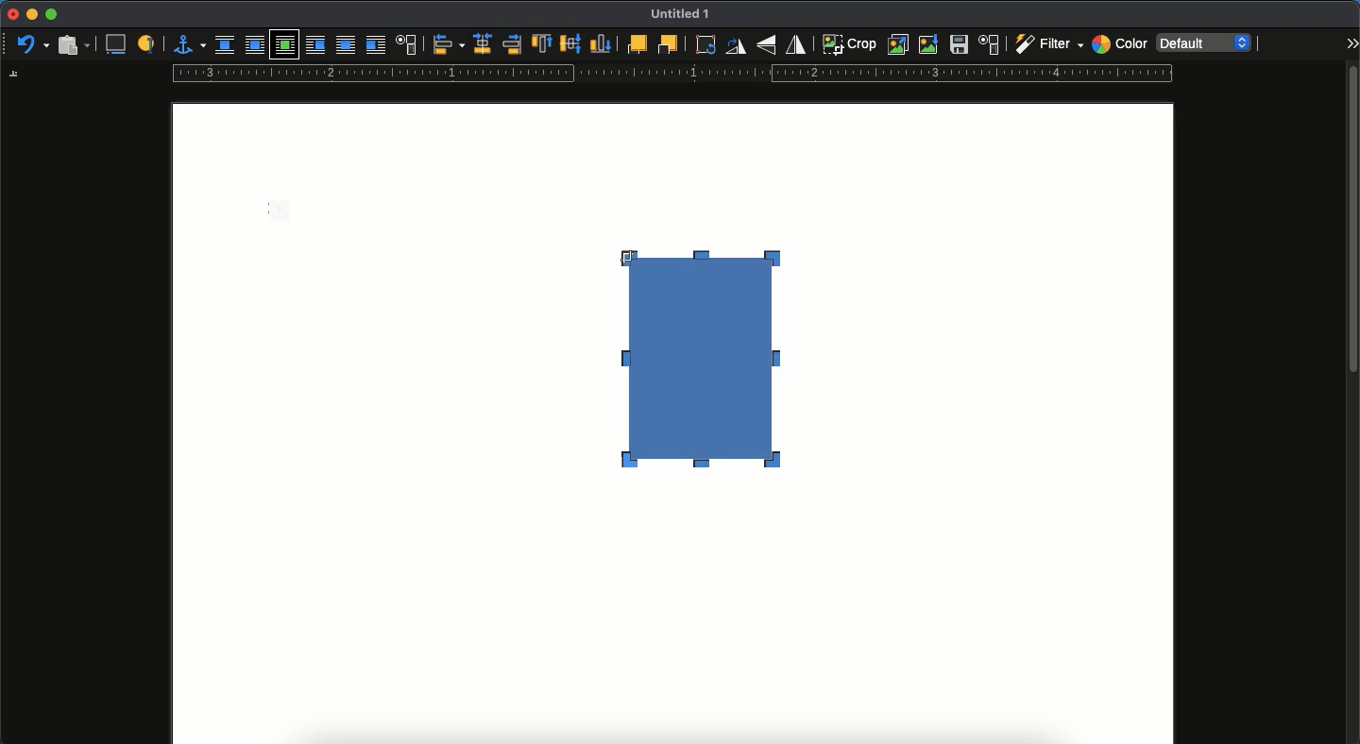  I want to click on anchor for object, so click(189, 43).